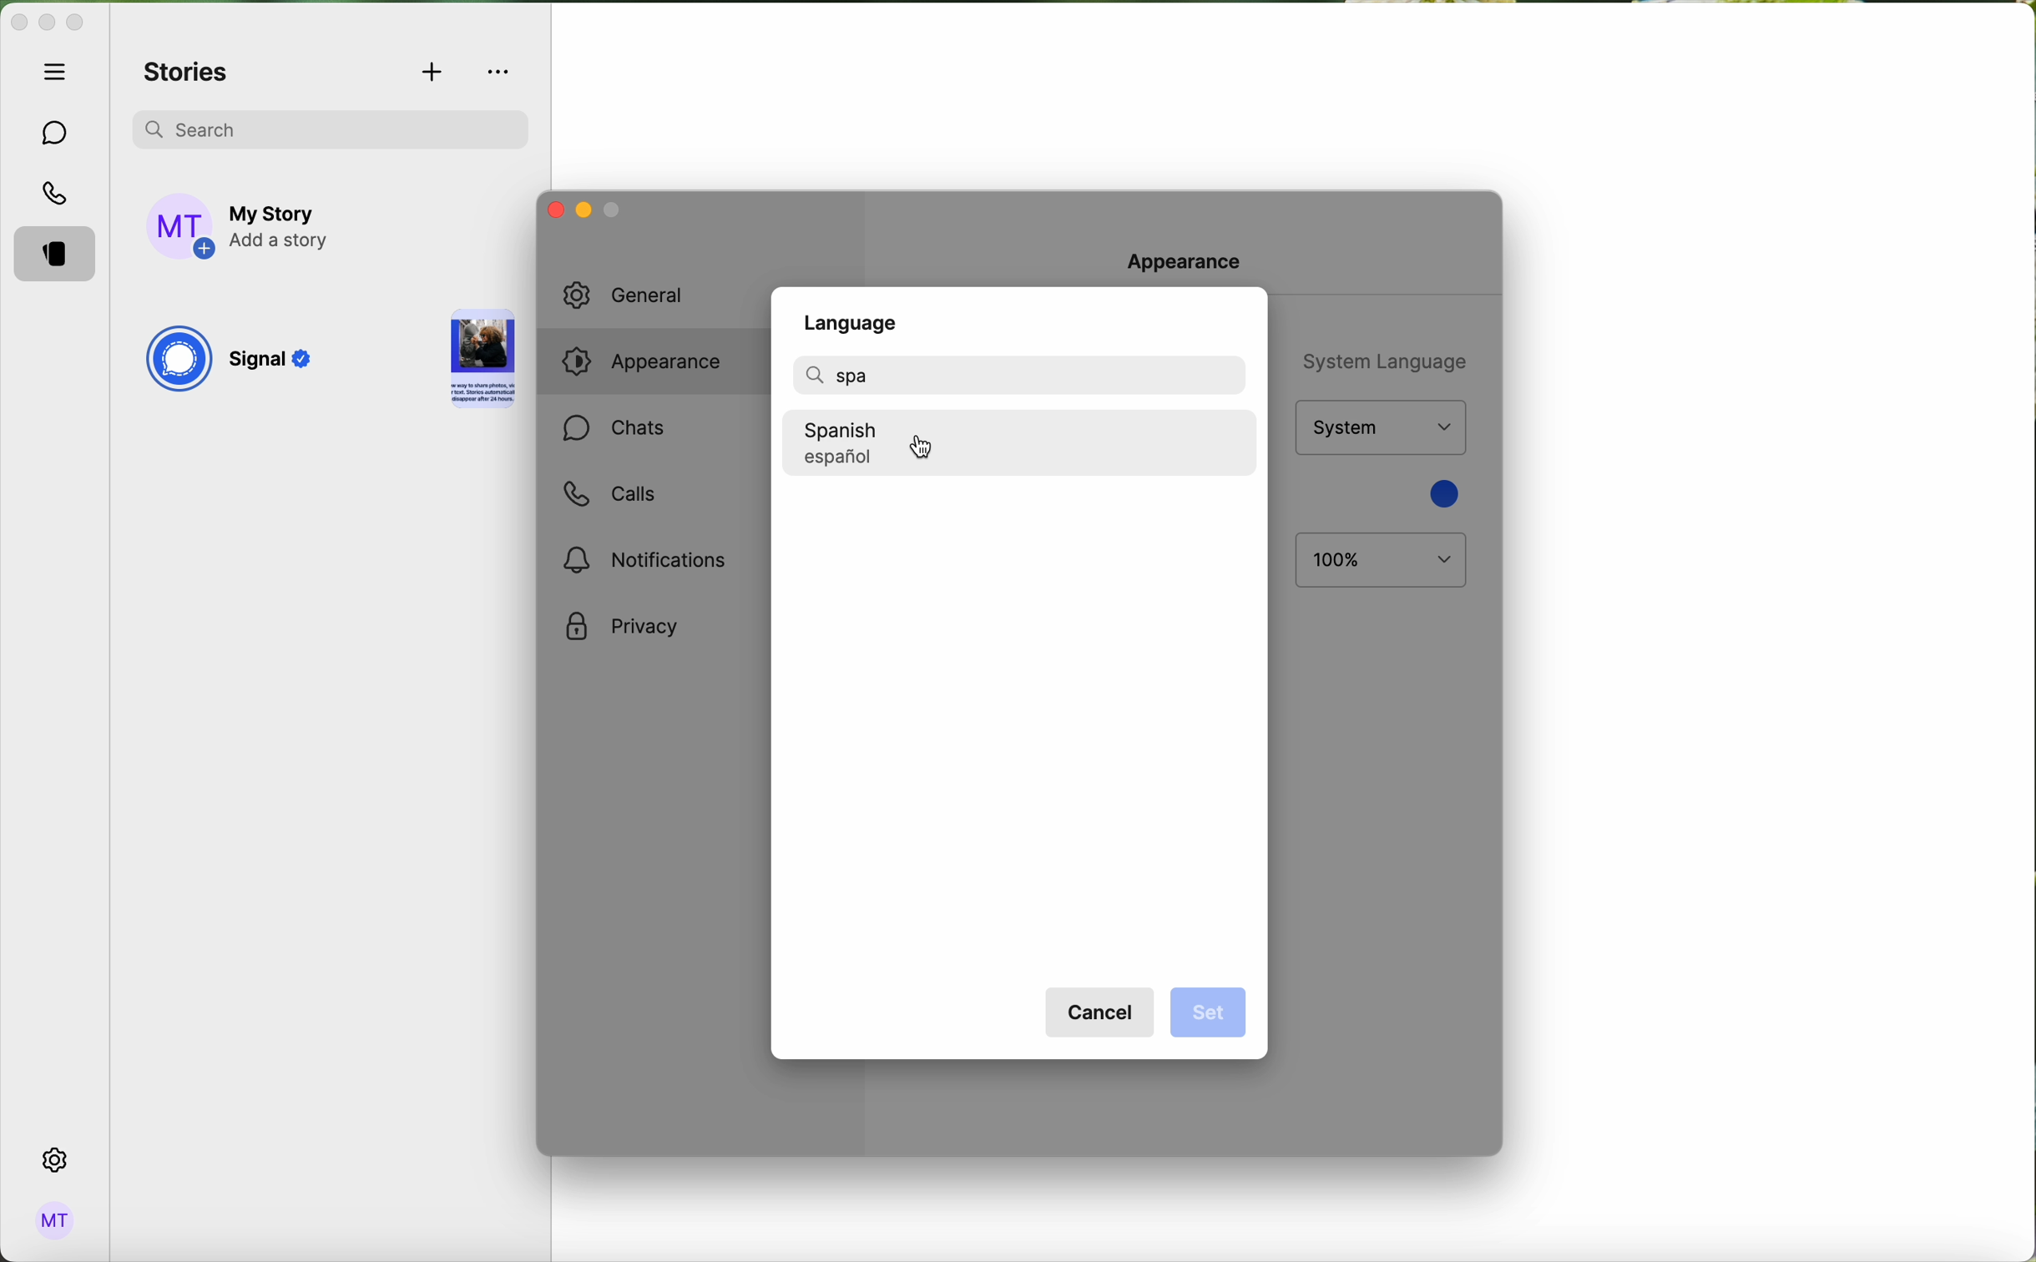 This screenshot has width=2036, height=1262. What do you see at coordinates (1442, 493) in the screenshot?
I see `blue` at bounding box center [1442, 493].